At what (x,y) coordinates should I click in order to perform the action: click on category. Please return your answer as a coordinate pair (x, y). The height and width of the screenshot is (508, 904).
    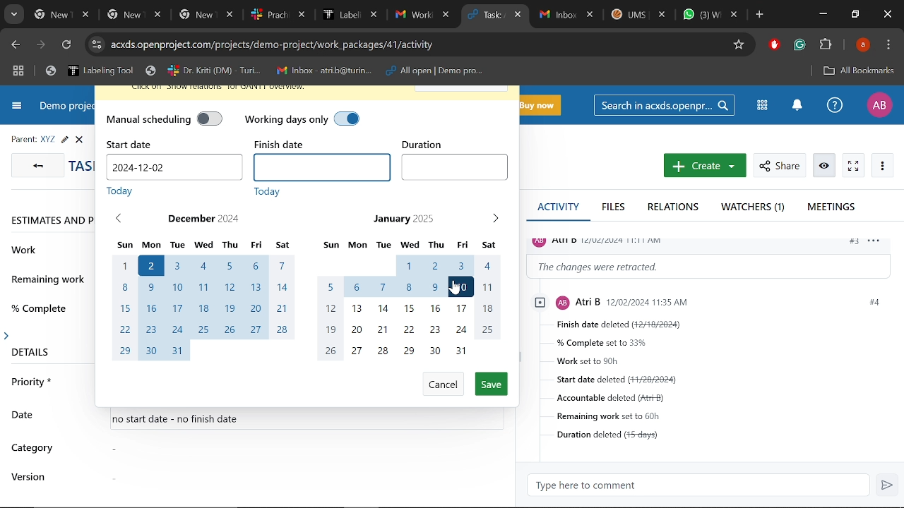
    Looking at the image, I should click on (33, 449).